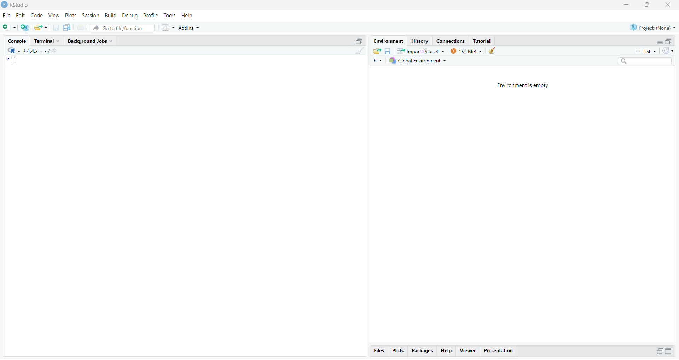 This screenshot has height=360, width=679. I want to click on Packages, so click(422, 351).